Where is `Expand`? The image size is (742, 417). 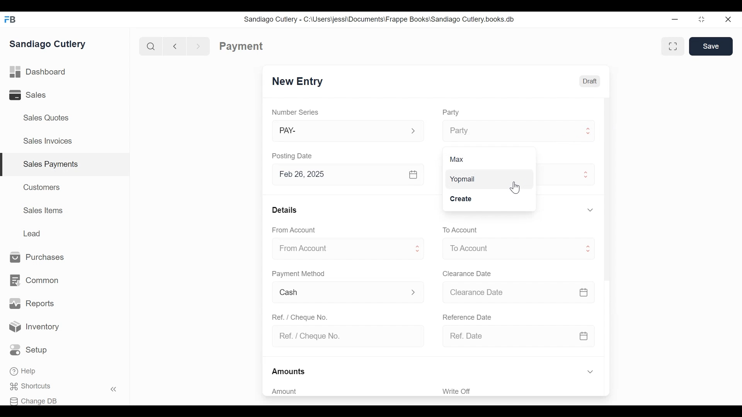
Expand is located at coordinates (413, 131).